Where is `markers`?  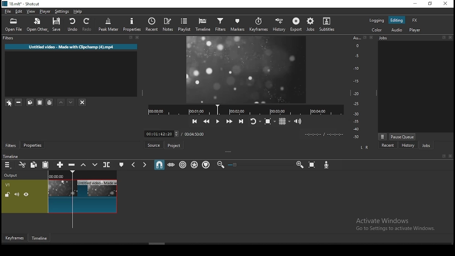 markers is located at coordinates (236, 25).